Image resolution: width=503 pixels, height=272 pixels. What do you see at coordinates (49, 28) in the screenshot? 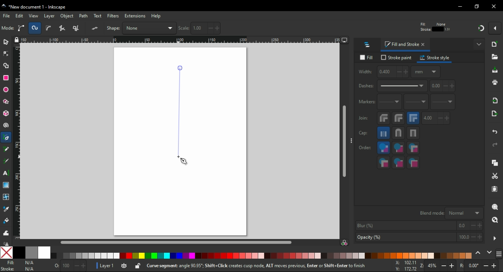
I see `toggle selection box to select all touched objects ` at bounding box center [49, 28].